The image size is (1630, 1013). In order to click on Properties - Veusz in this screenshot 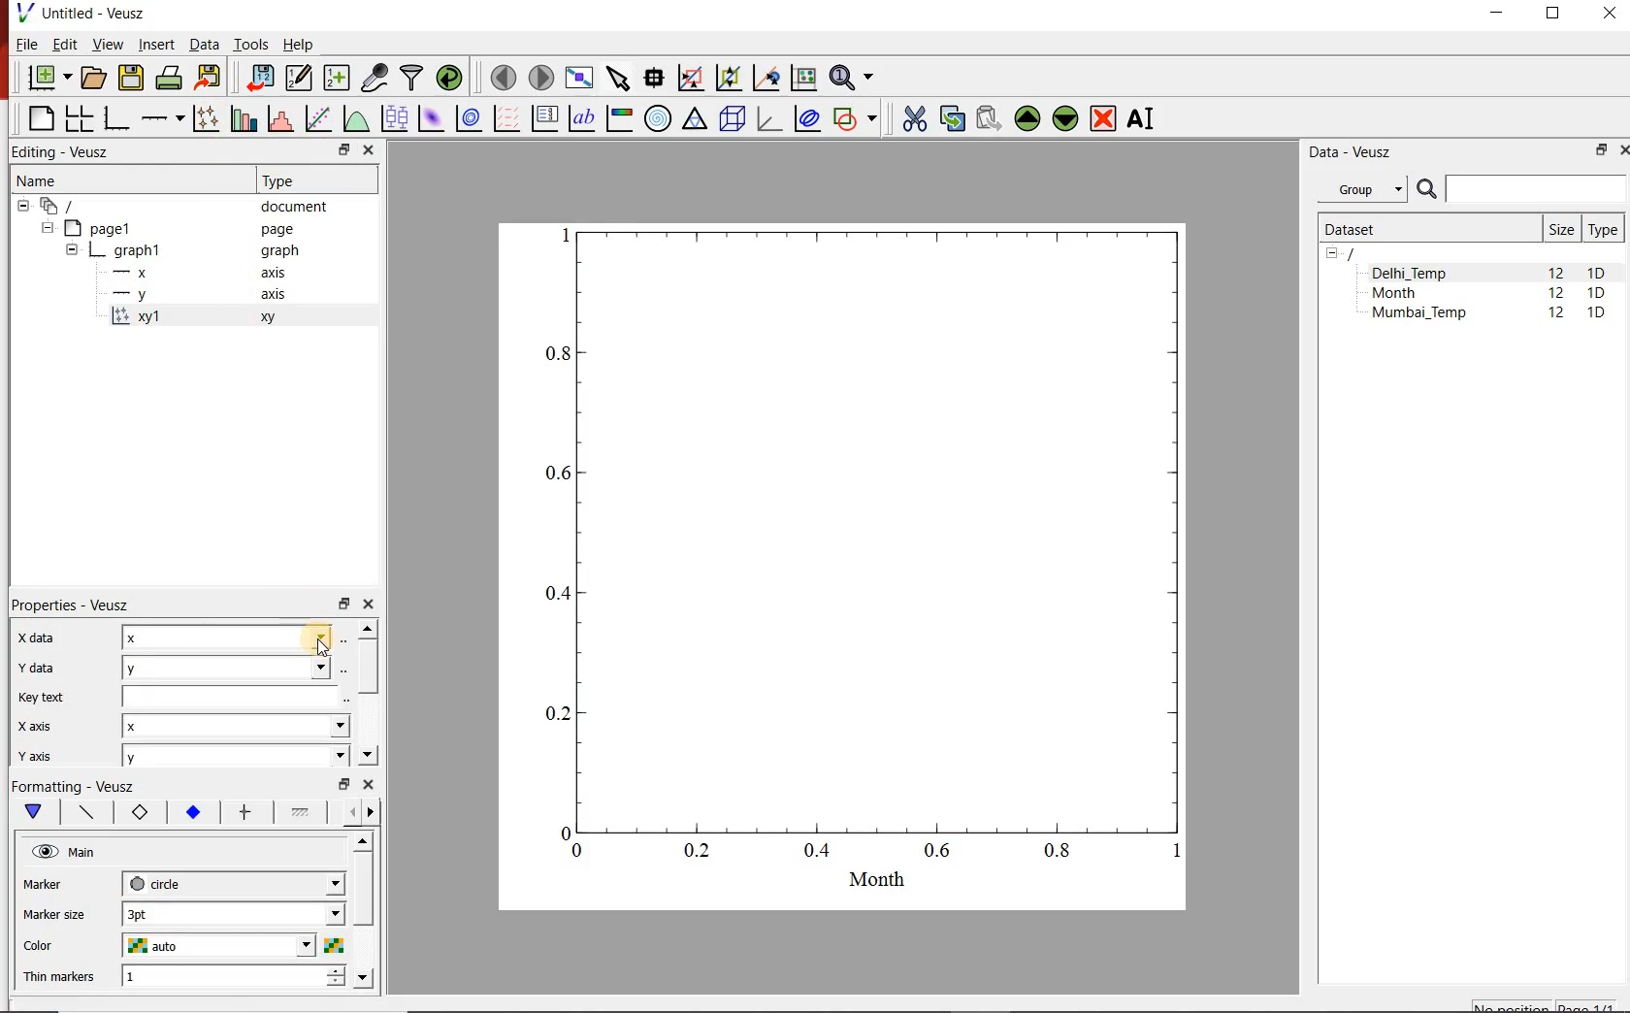, I will do `click(67, 605)`.